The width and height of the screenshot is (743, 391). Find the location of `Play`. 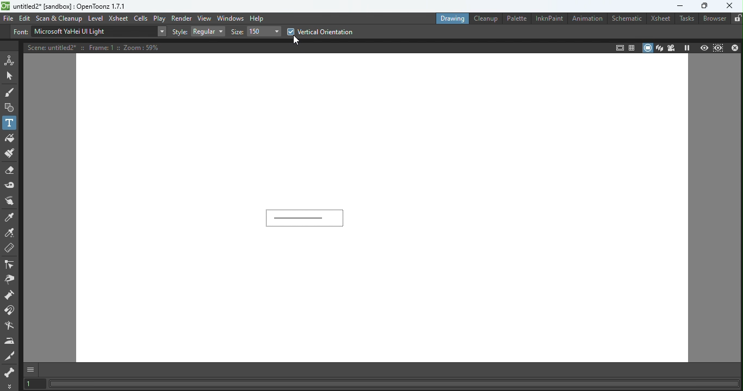

Play is located at coordinates (159, 18).